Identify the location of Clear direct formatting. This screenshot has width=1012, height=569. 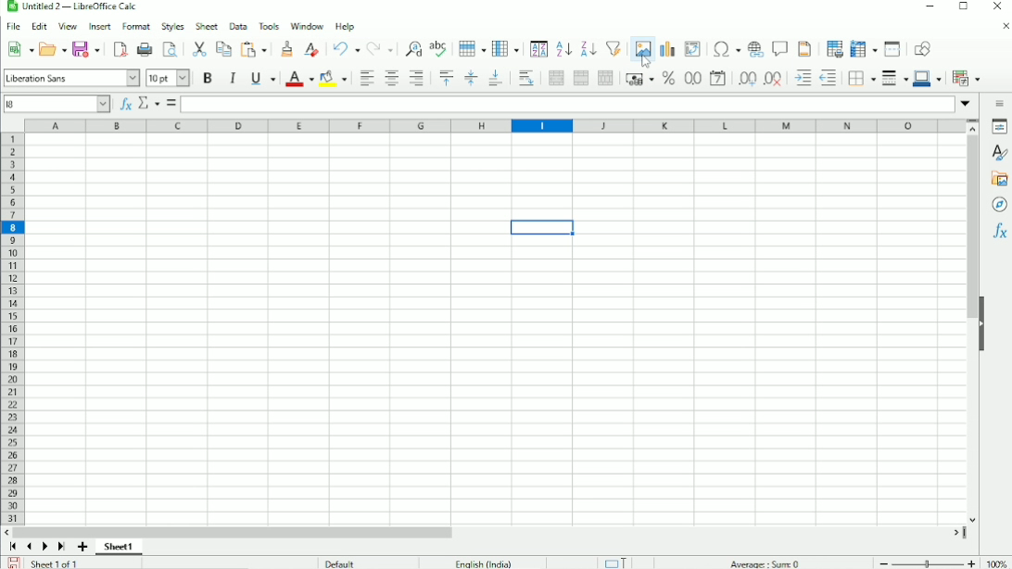
(310, 48).